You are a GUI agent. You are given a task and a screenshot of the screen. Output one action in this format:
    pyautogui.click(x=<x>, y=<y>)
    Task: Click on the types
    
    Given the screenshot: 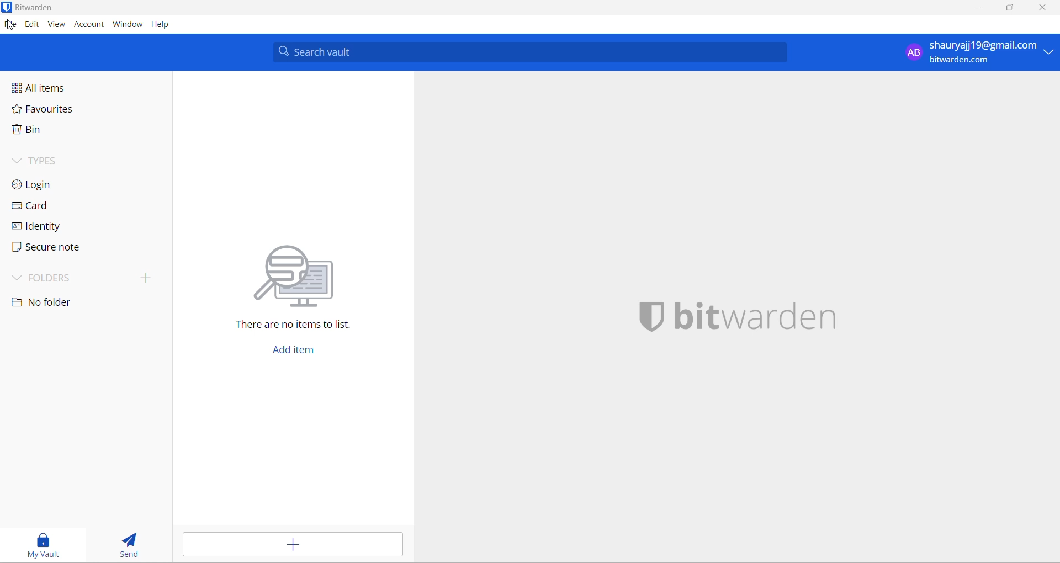 What is the action you would take?
    pyautogui.click(x=74, y=161)
    